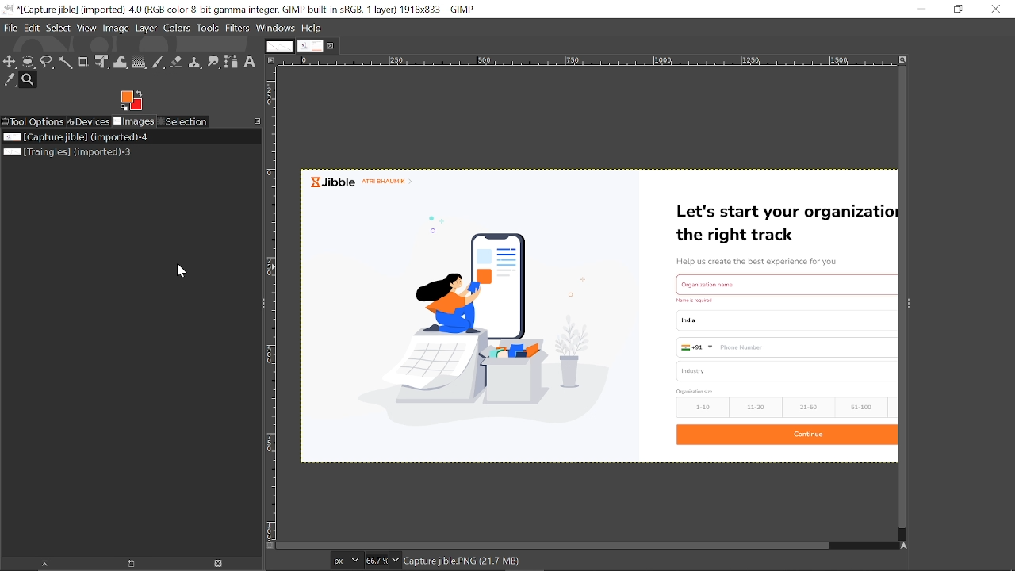  I want to click on Tools, so click(209, 29).